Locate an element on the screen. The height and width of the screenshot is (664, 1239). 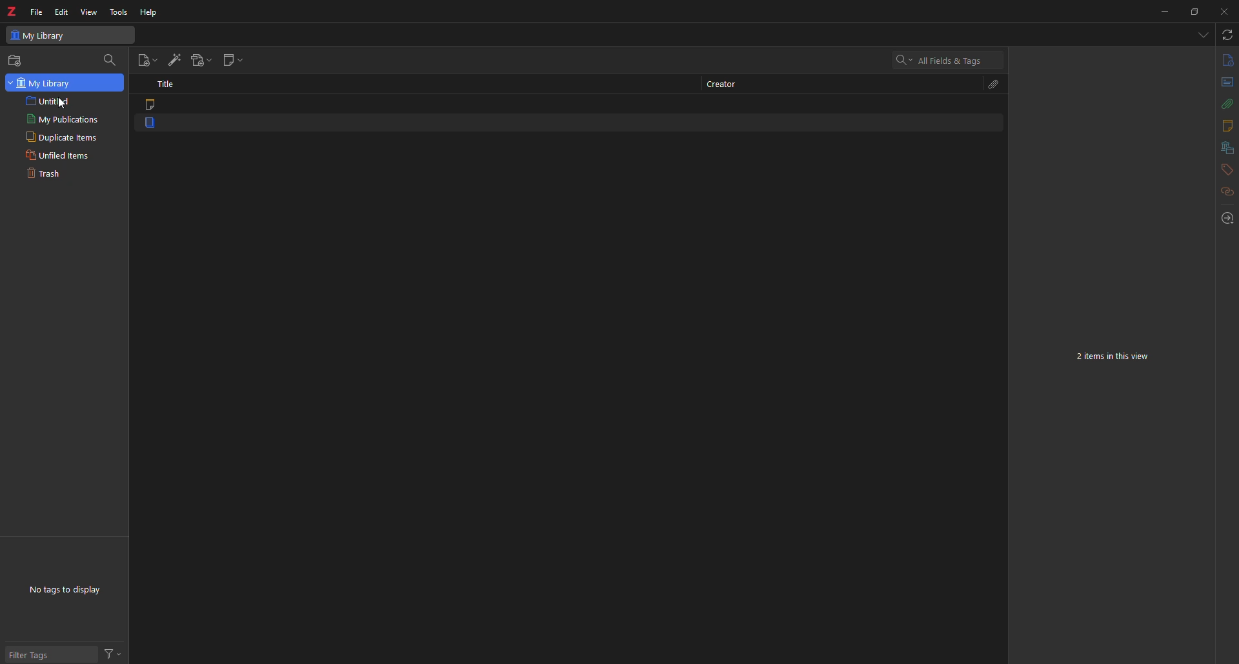
new item is located at coordinates (145, 61).